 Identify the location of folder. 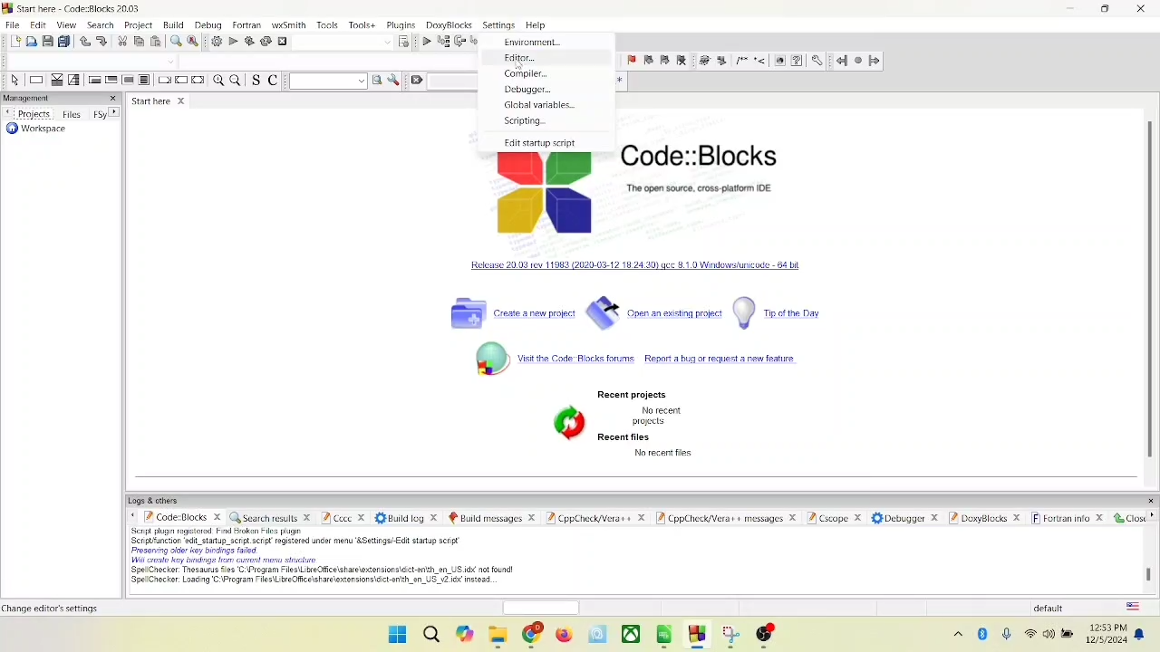
(496, 638).